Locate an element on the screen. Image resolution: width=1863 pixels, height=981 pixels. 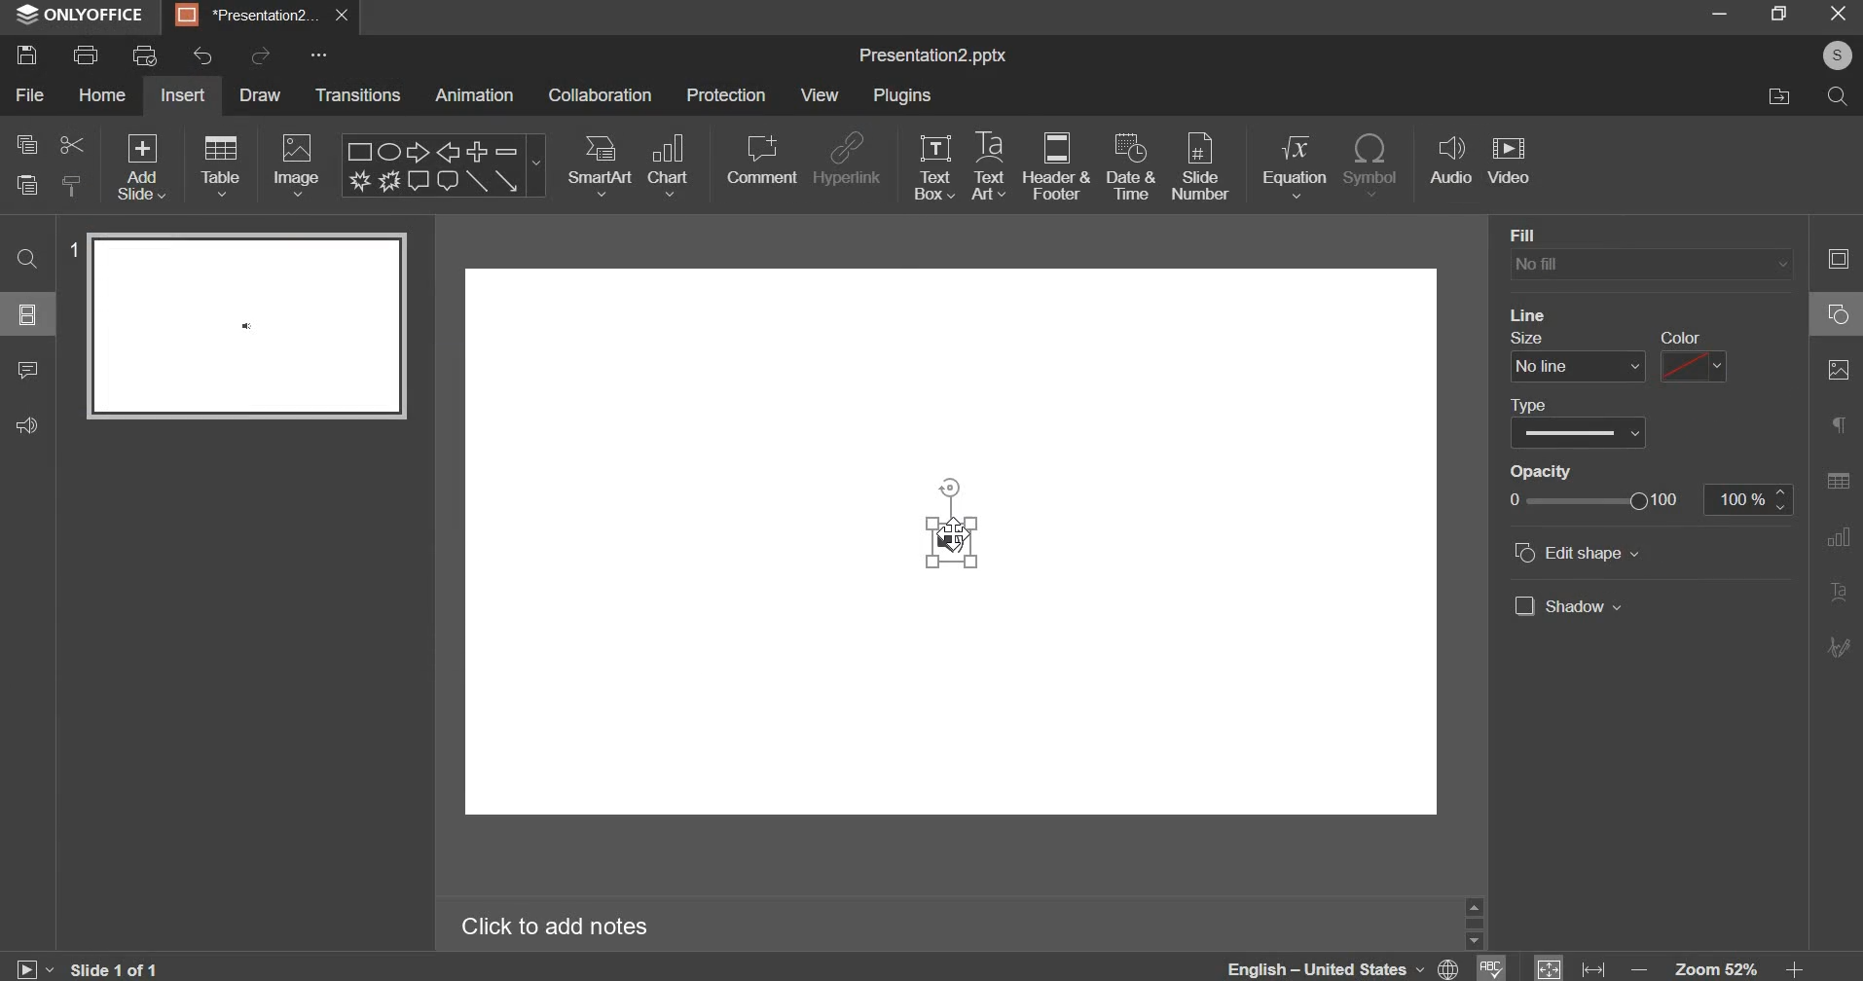
scrollbar is located at coordinates (1474, 924).